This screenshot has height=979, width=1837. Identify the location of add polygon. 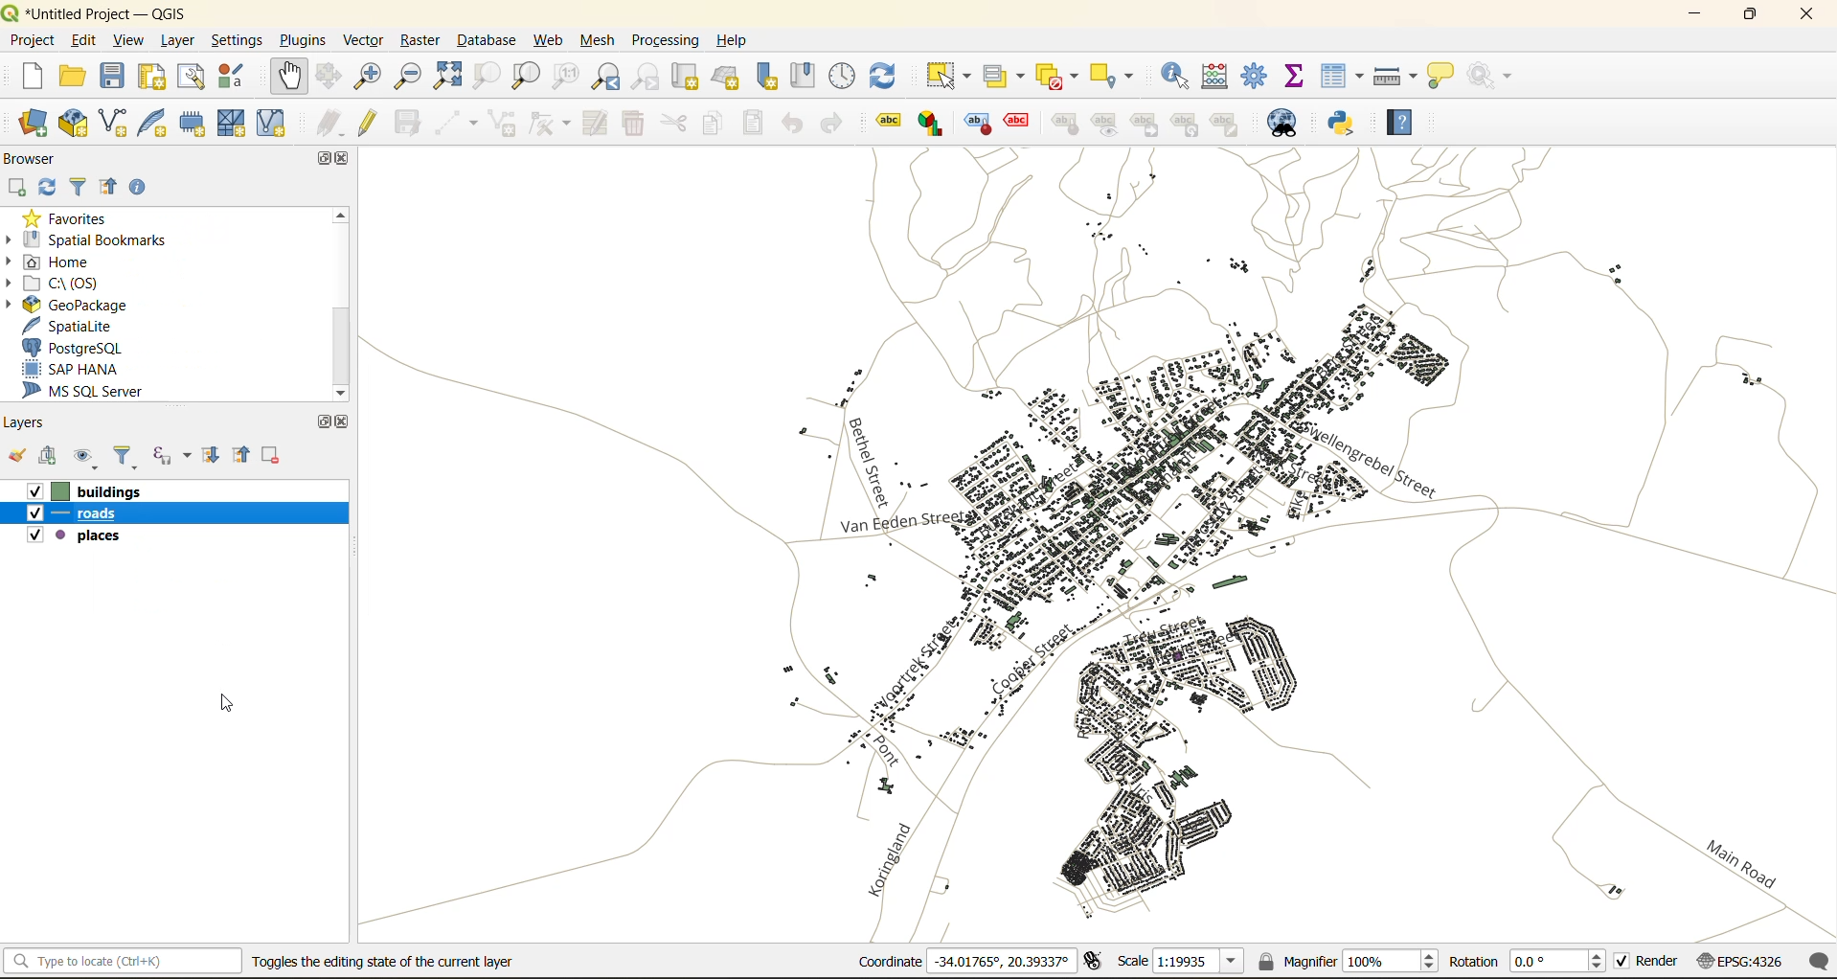
(504, 124).